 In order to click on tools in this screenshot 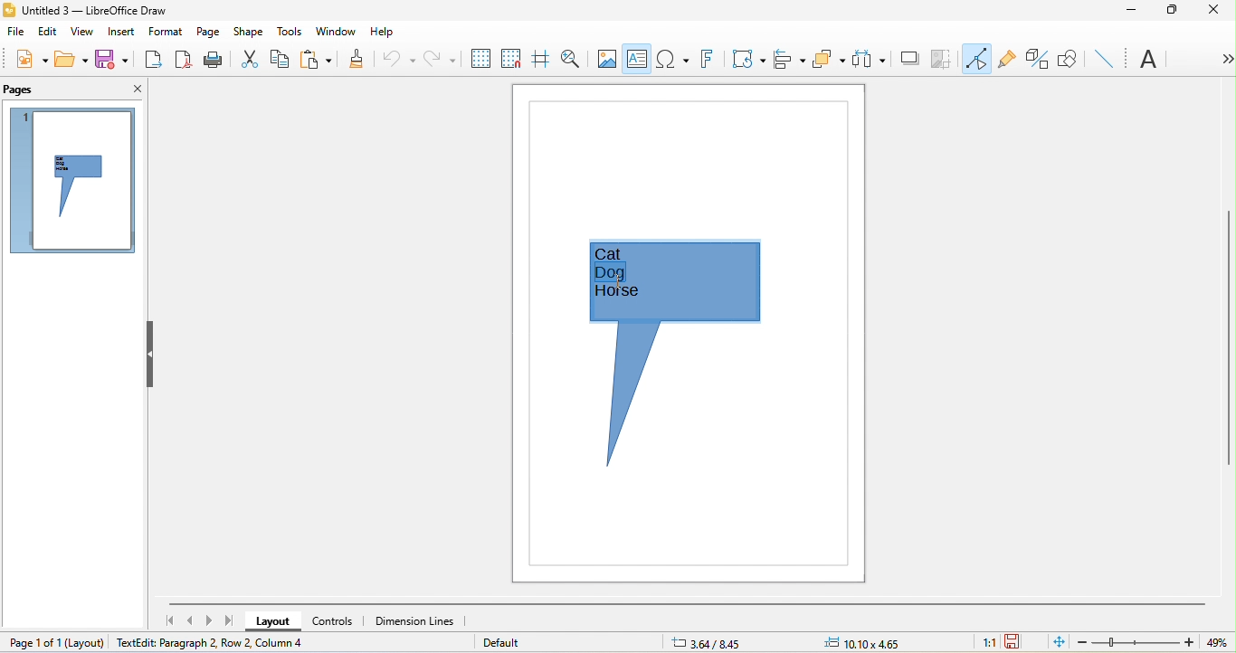, I will do `click(292, 32)`.